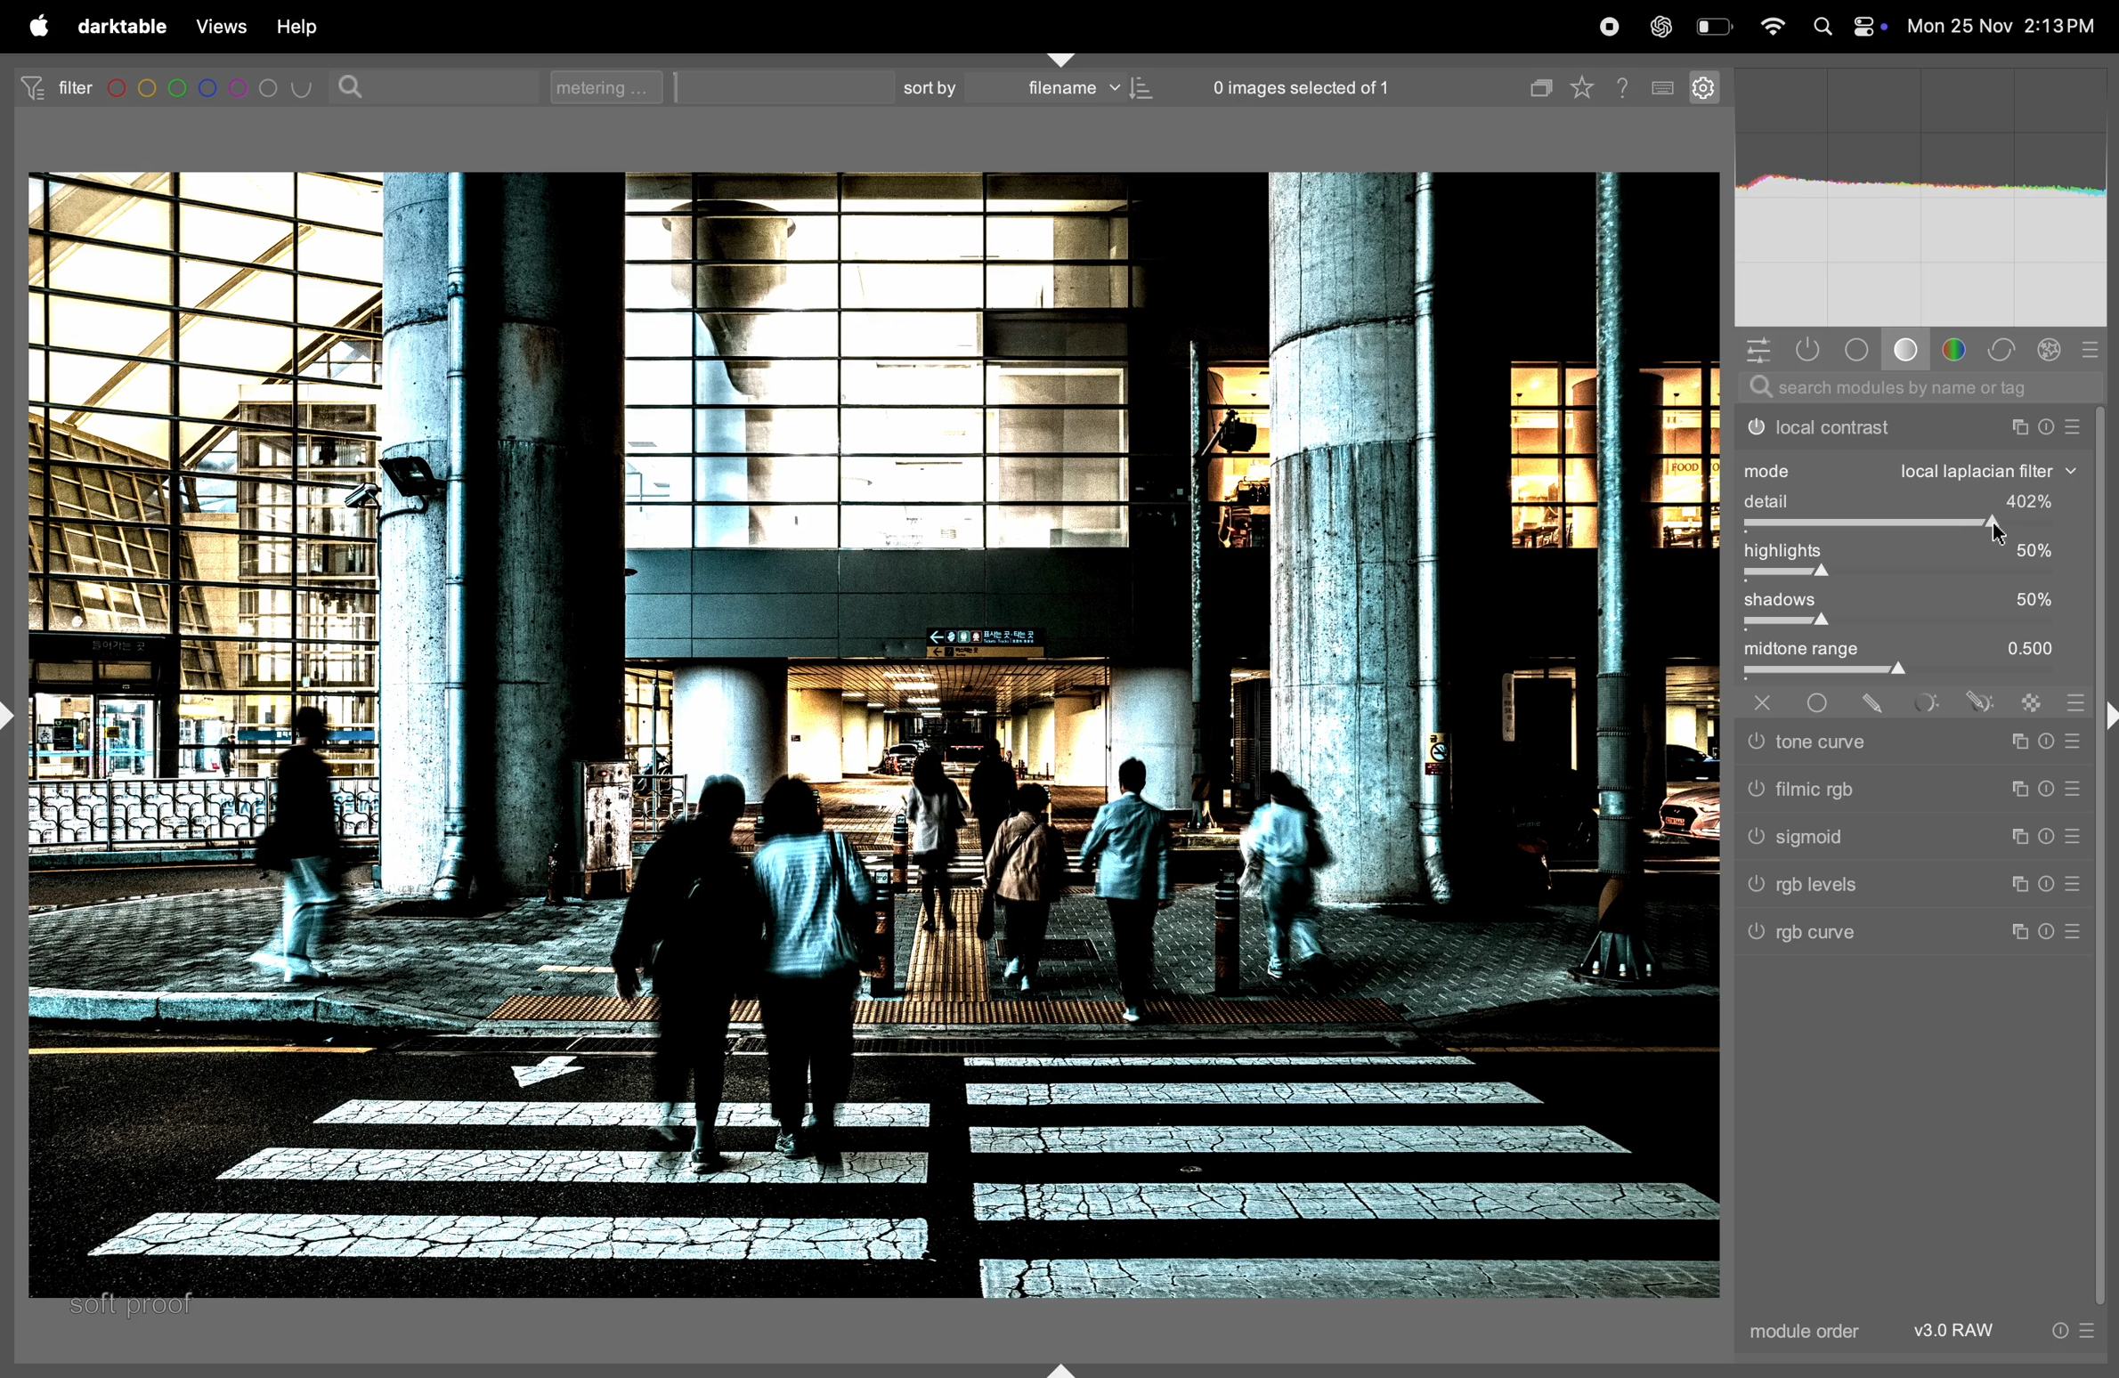  What do you see at coordinates (1879, 704) in the screenshot?
I see `drawn mask` at bounding box center [1879, 704].